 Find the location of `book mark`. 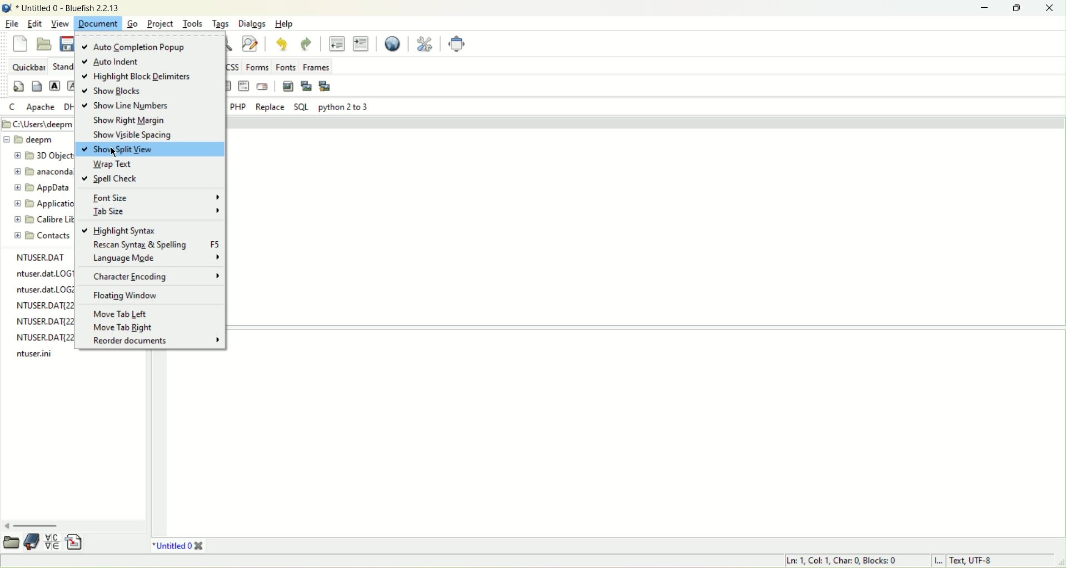

book mark is located at coordinates (33, 542).